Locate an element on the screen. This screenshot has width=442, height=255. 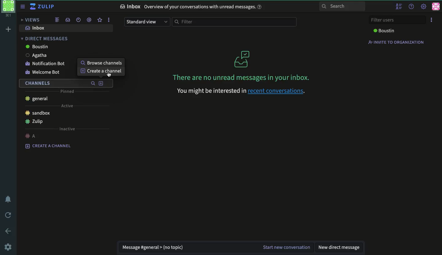
cursor is located at coordinates (110, 75).